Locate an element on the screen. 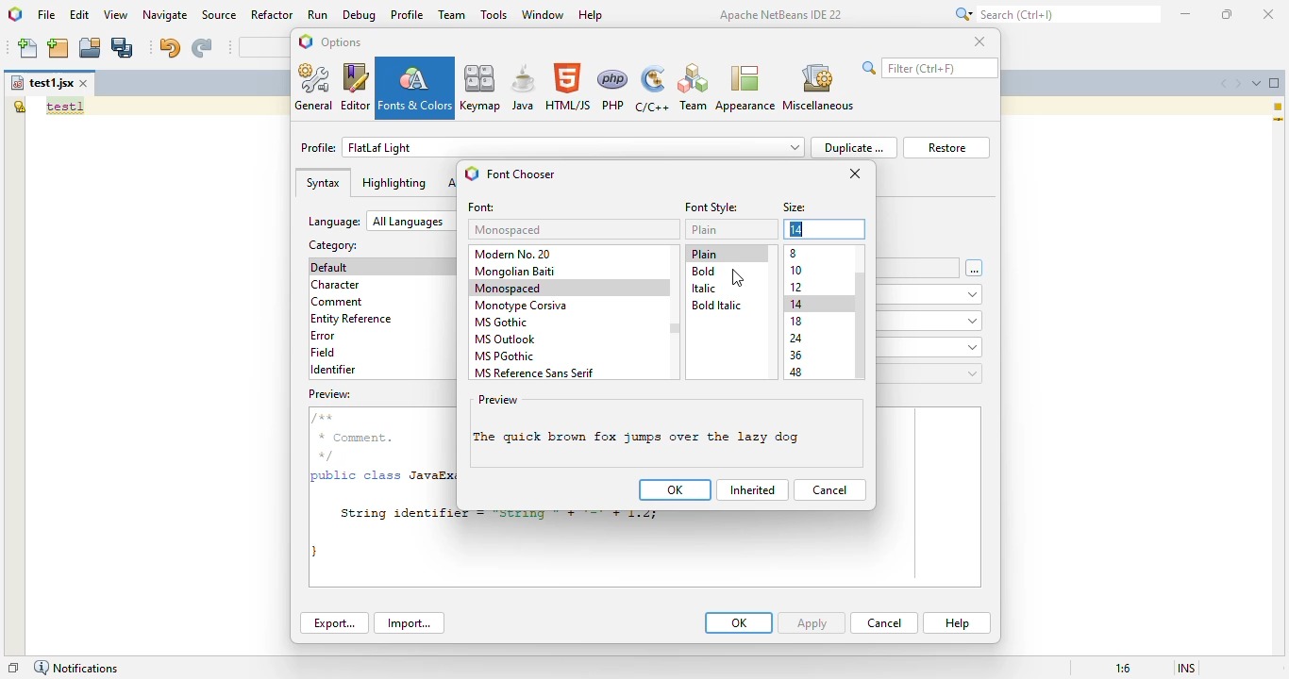 This screenshot has width=1289, height=679. MS PGothic is located at coordinates (506, 356).